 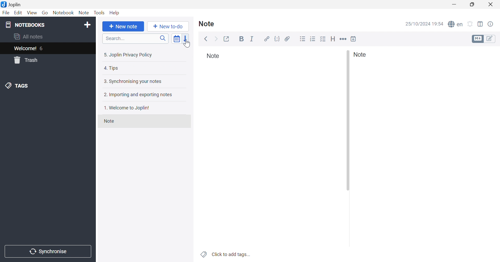 I want to click on Insert time, so click(x=353, y=39).